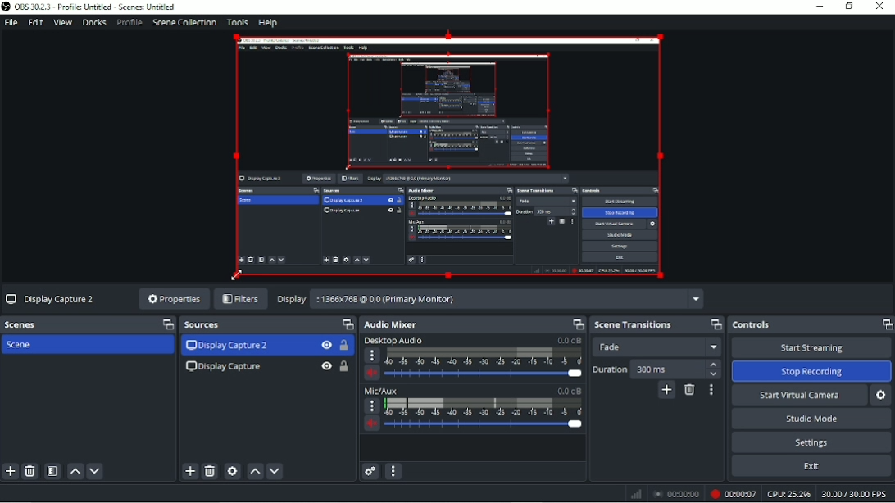 This screenshot has height=503, width=895. I want to click on CPU: 25.2%, so click(788, 494).